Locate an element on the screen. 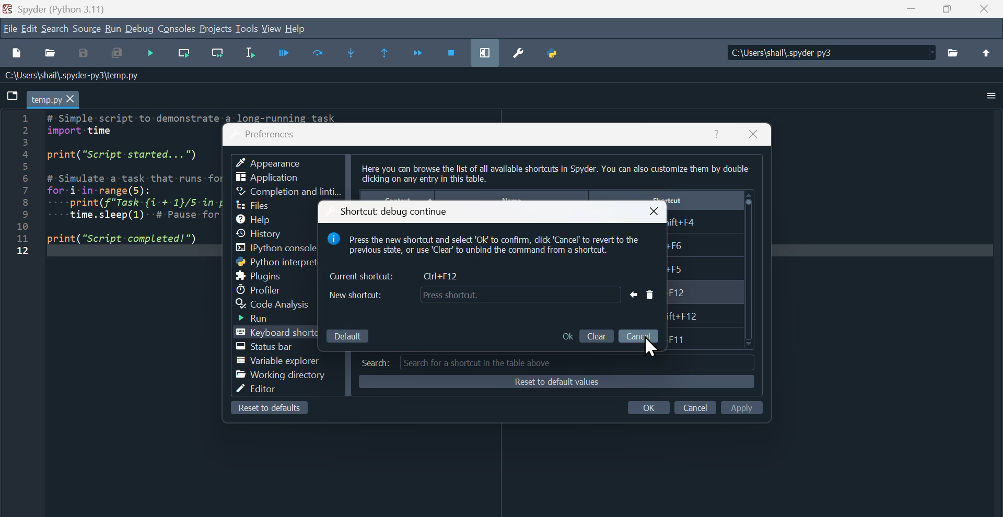   is located at coordinates (76, 76).